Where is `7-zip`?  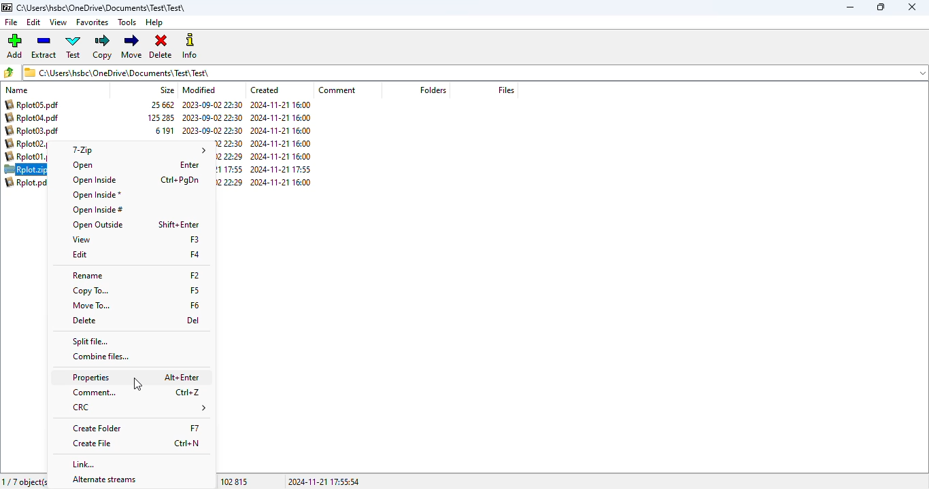 7-zip is located at coordinates (137, 149).